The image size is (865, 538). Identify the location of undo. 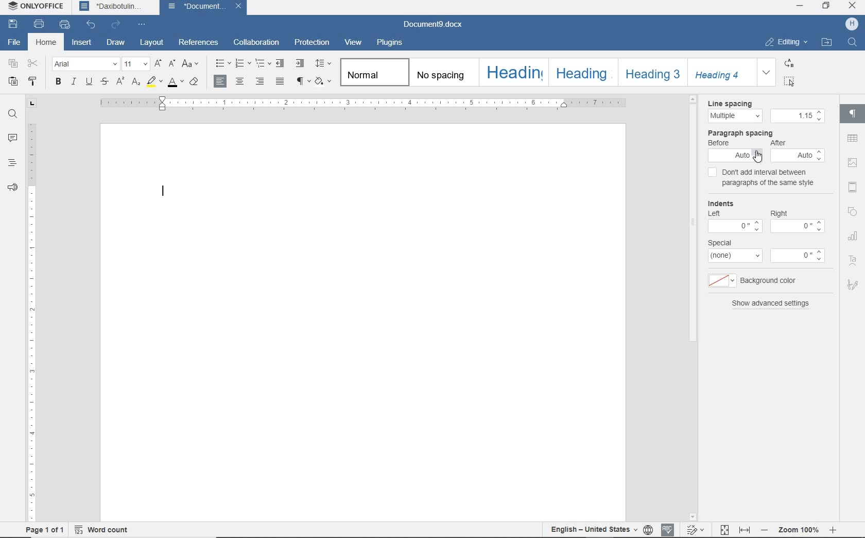
(91, 25).